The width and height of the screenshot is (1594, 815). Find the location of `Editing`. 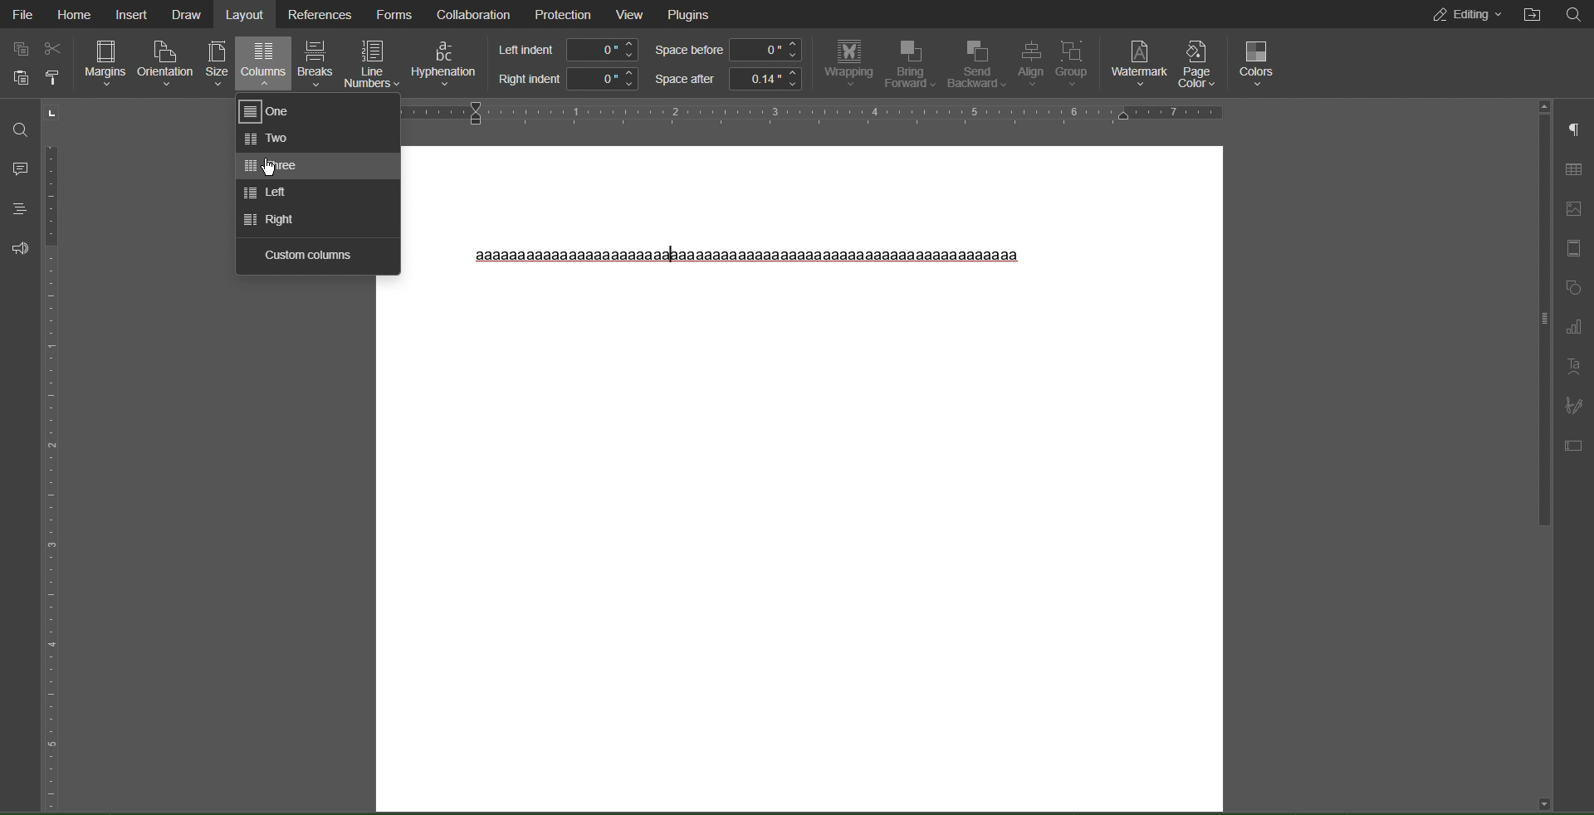

Editing is located at coordinates (1460, 14).